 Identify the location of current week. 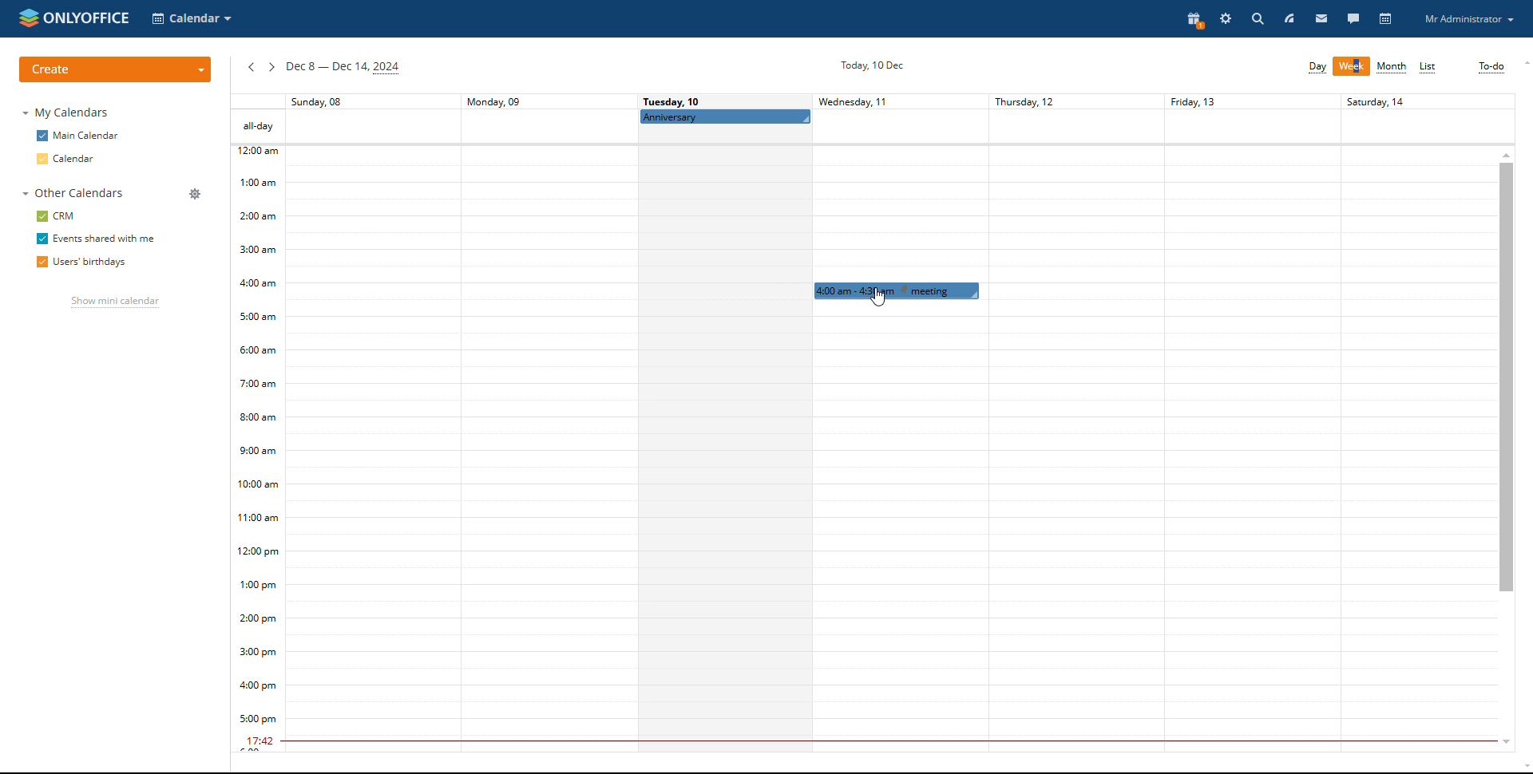
(343, 69).